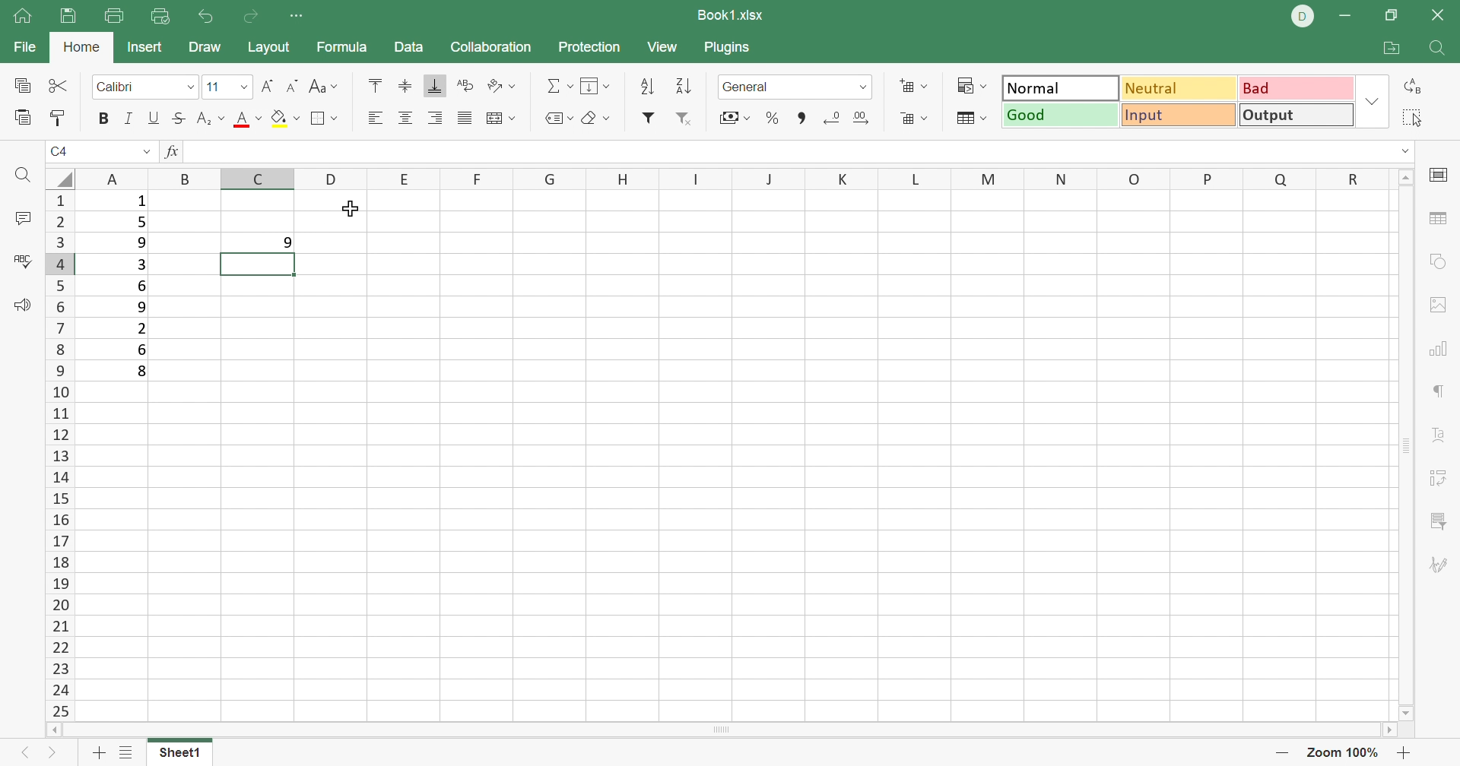 This screenshot has width=1460, height=766. What do you see at coordinates (252, 19) in the screenshot?
I see `Redo` at bounding box center [252, 19].